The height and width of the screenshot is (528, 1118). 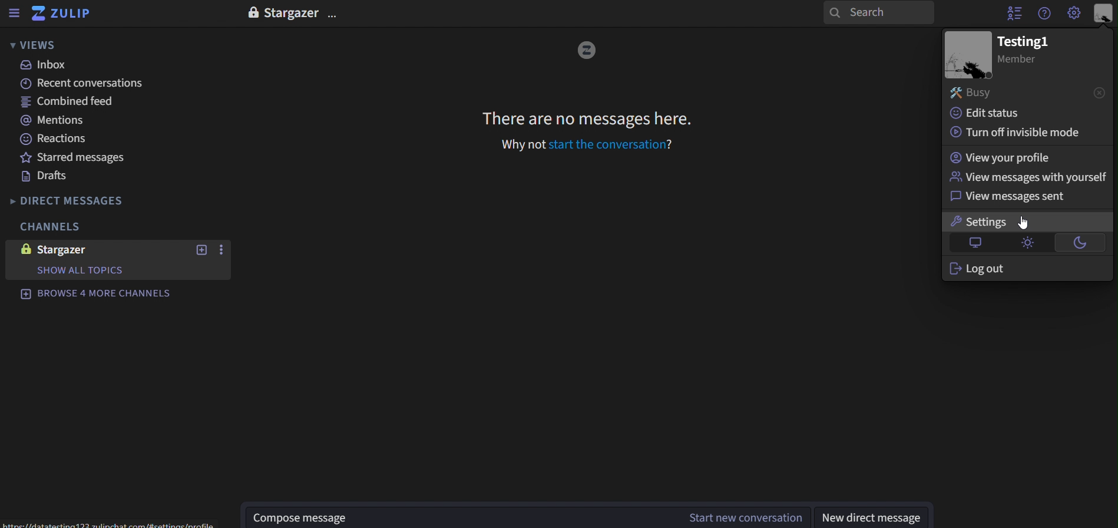 I want to click on light, so click(x=1028, y=242).